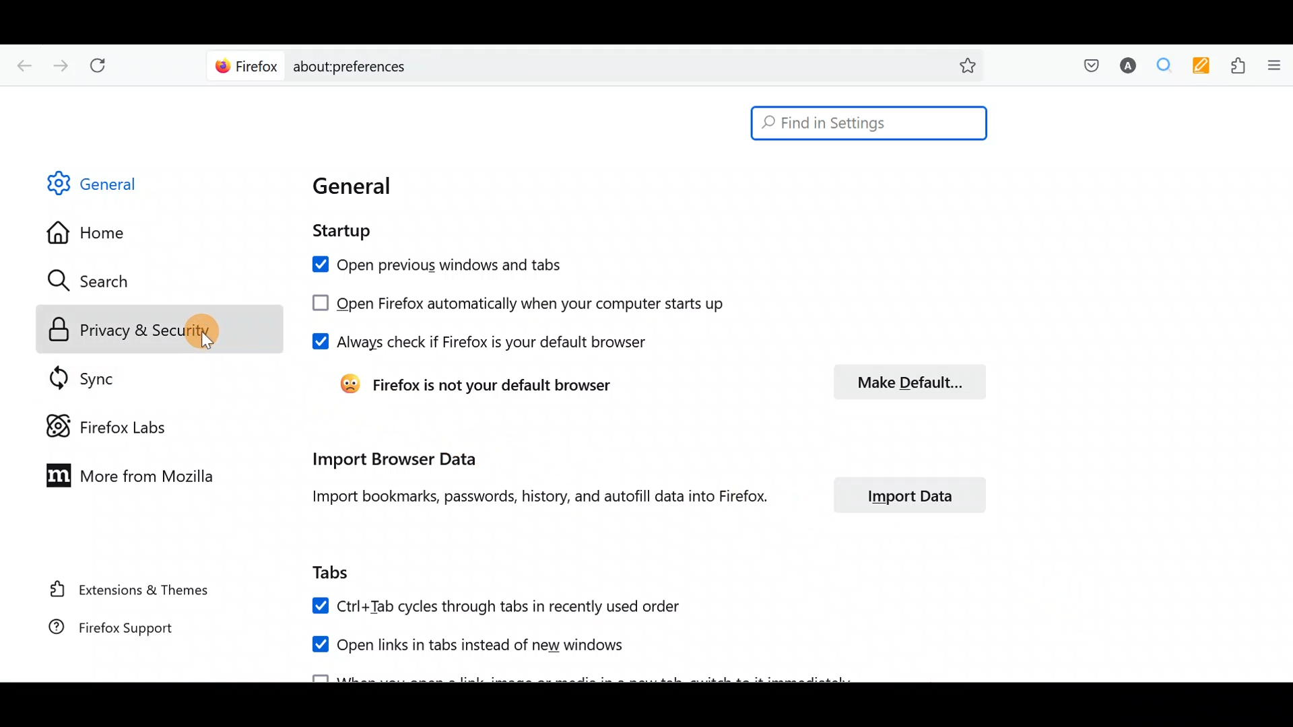 The image size is (1293, 727). Describe the element at coordinates (59, 62) in the screenshot. I see `Go forward one page` at that location.